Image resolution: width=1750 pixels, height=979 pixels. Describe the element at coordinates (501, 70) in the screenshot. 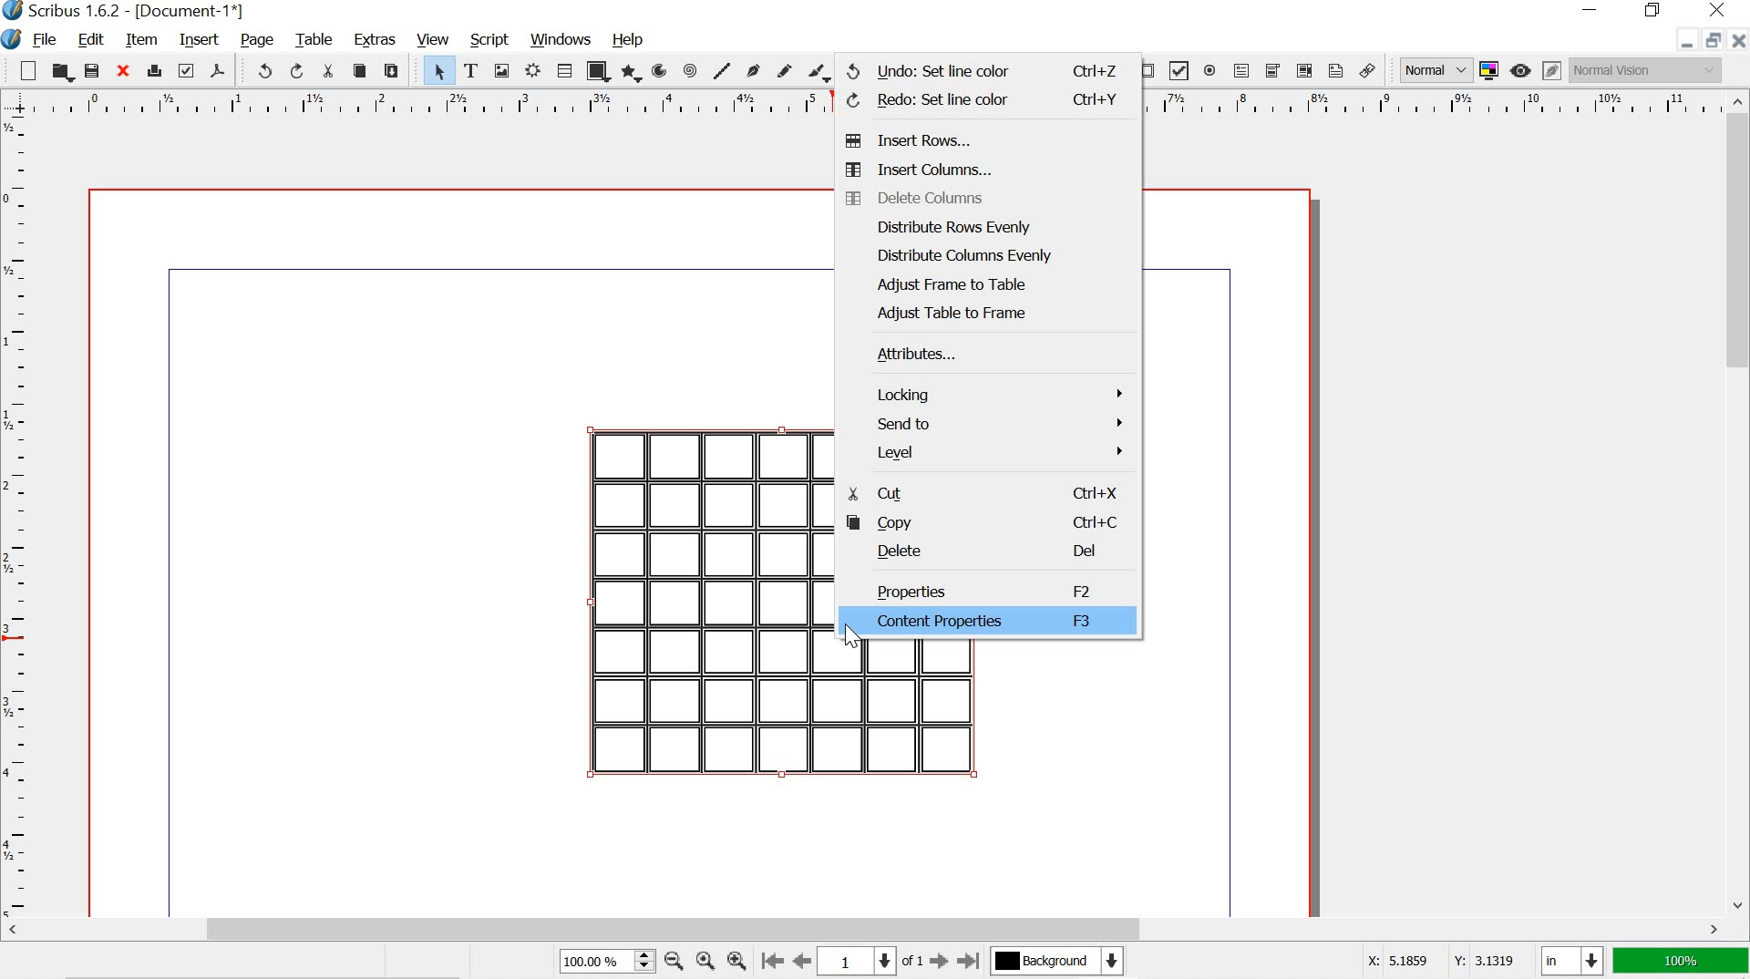

I see `image frame` at that location.